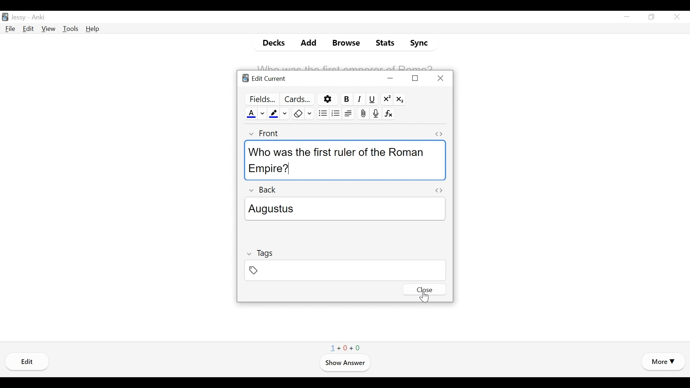  Describe the element at coordinates (260, 98) in the screenshot. I see `Preview Field` at that location.